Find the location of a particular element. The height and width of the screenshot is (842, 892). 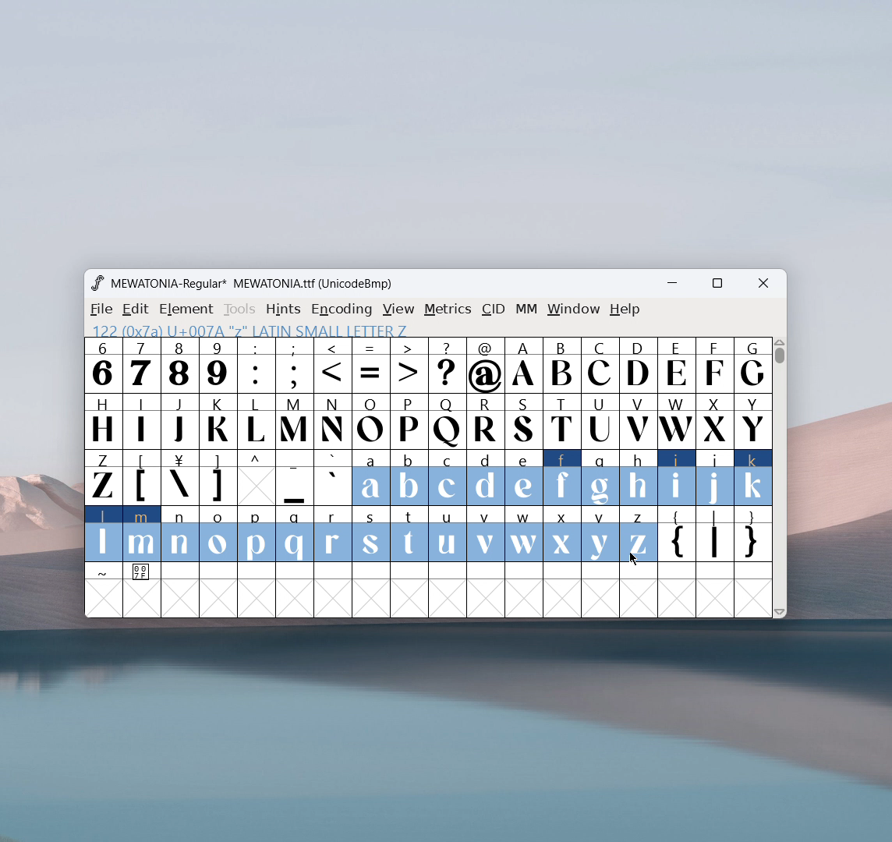

7 is located at coordinates (140, 365).